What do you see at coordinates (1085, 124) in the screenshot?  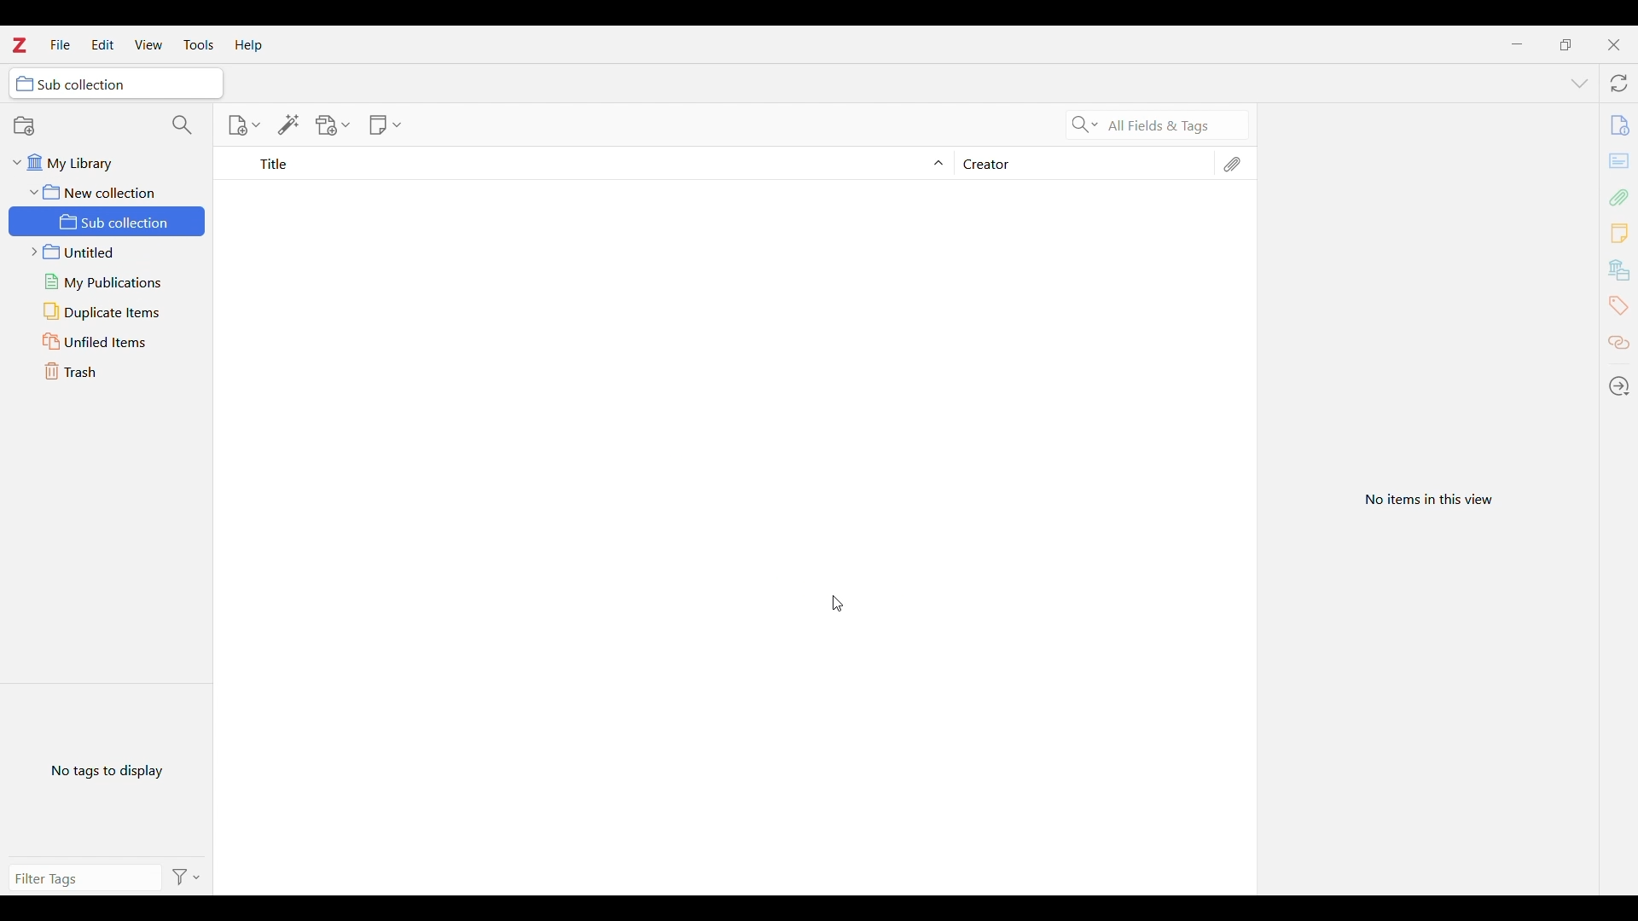 I see `Search criteria options` at bounding box center [1085, 124].